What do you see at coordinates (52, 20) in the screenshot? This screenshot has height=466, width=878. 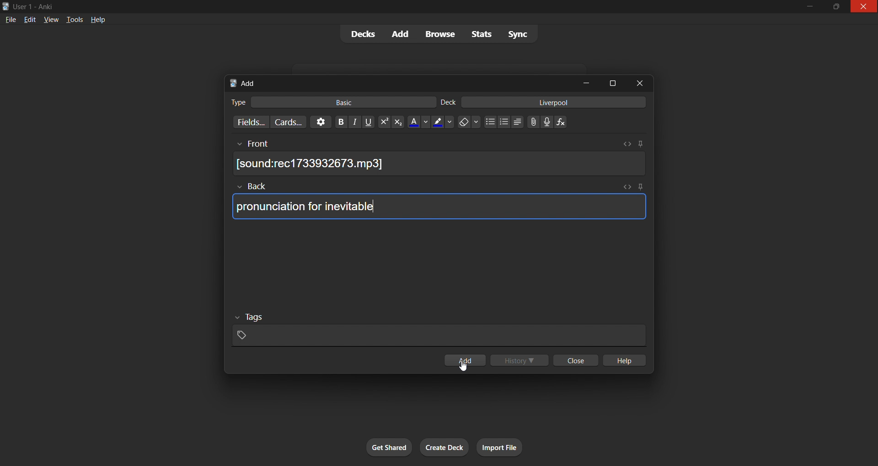 I see `view` at bounding box center [52, 20].